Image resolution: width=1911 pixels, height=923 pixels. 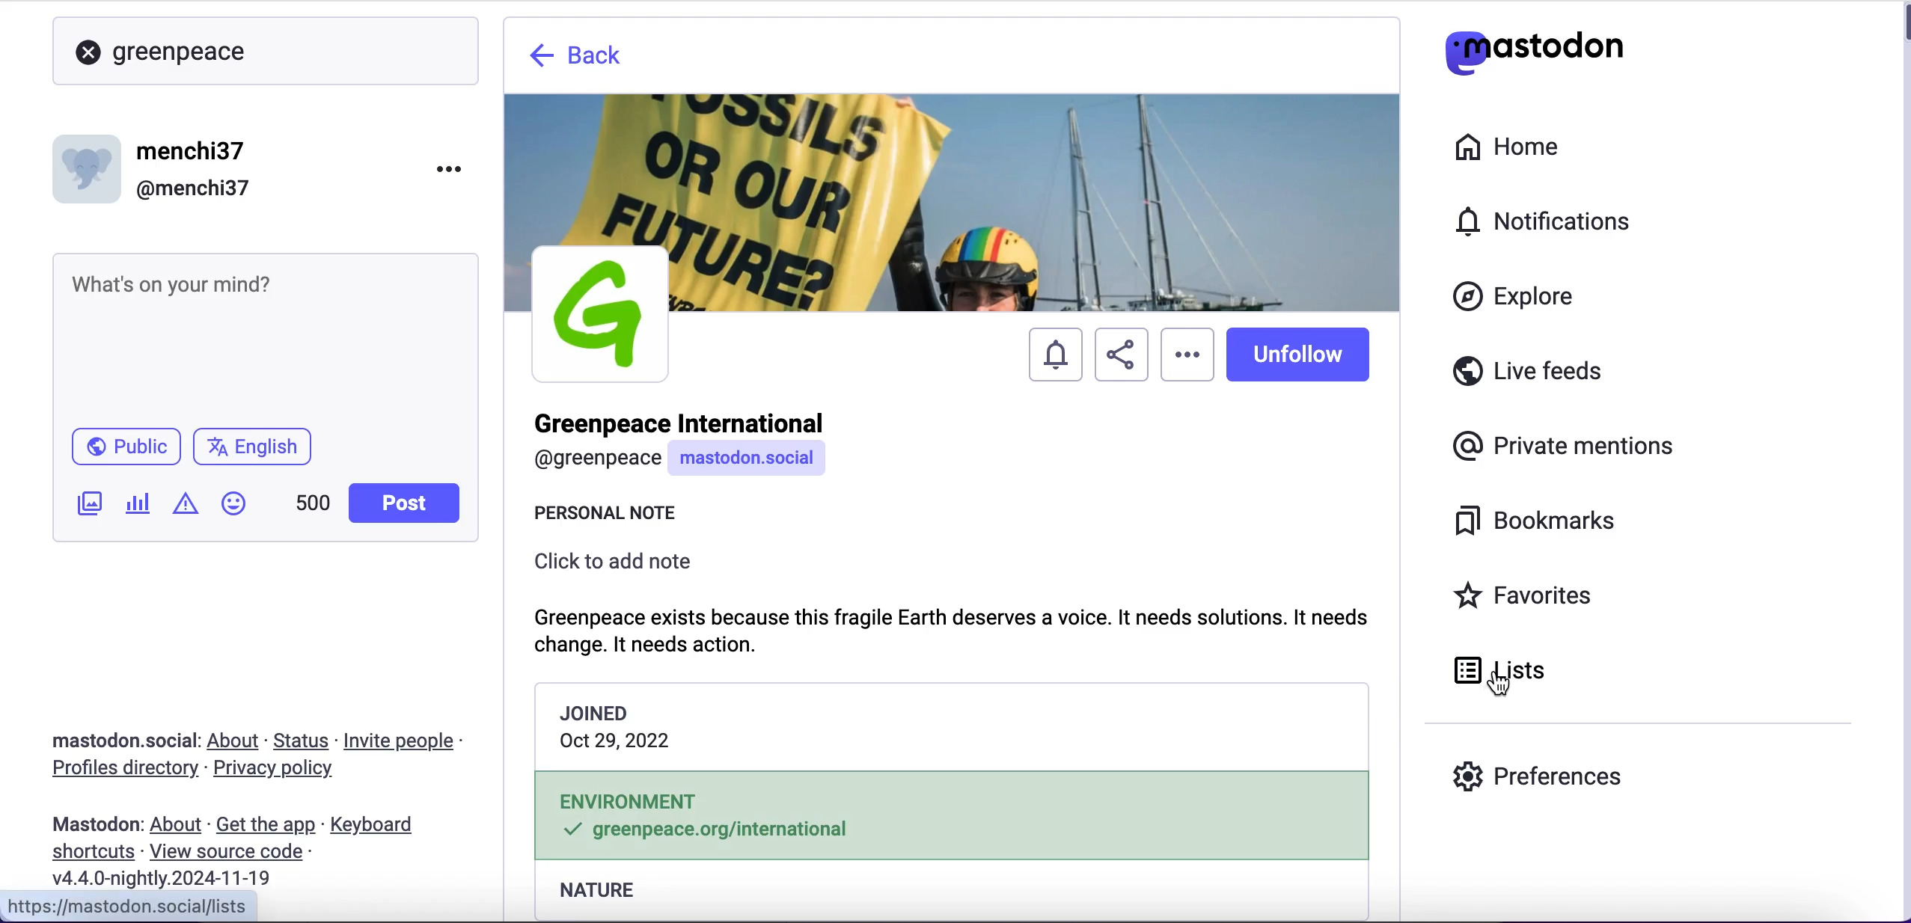 What do you see at coordinates (130, 907) in the screenshot?
I see `URL` at bounding box center [130, 907].